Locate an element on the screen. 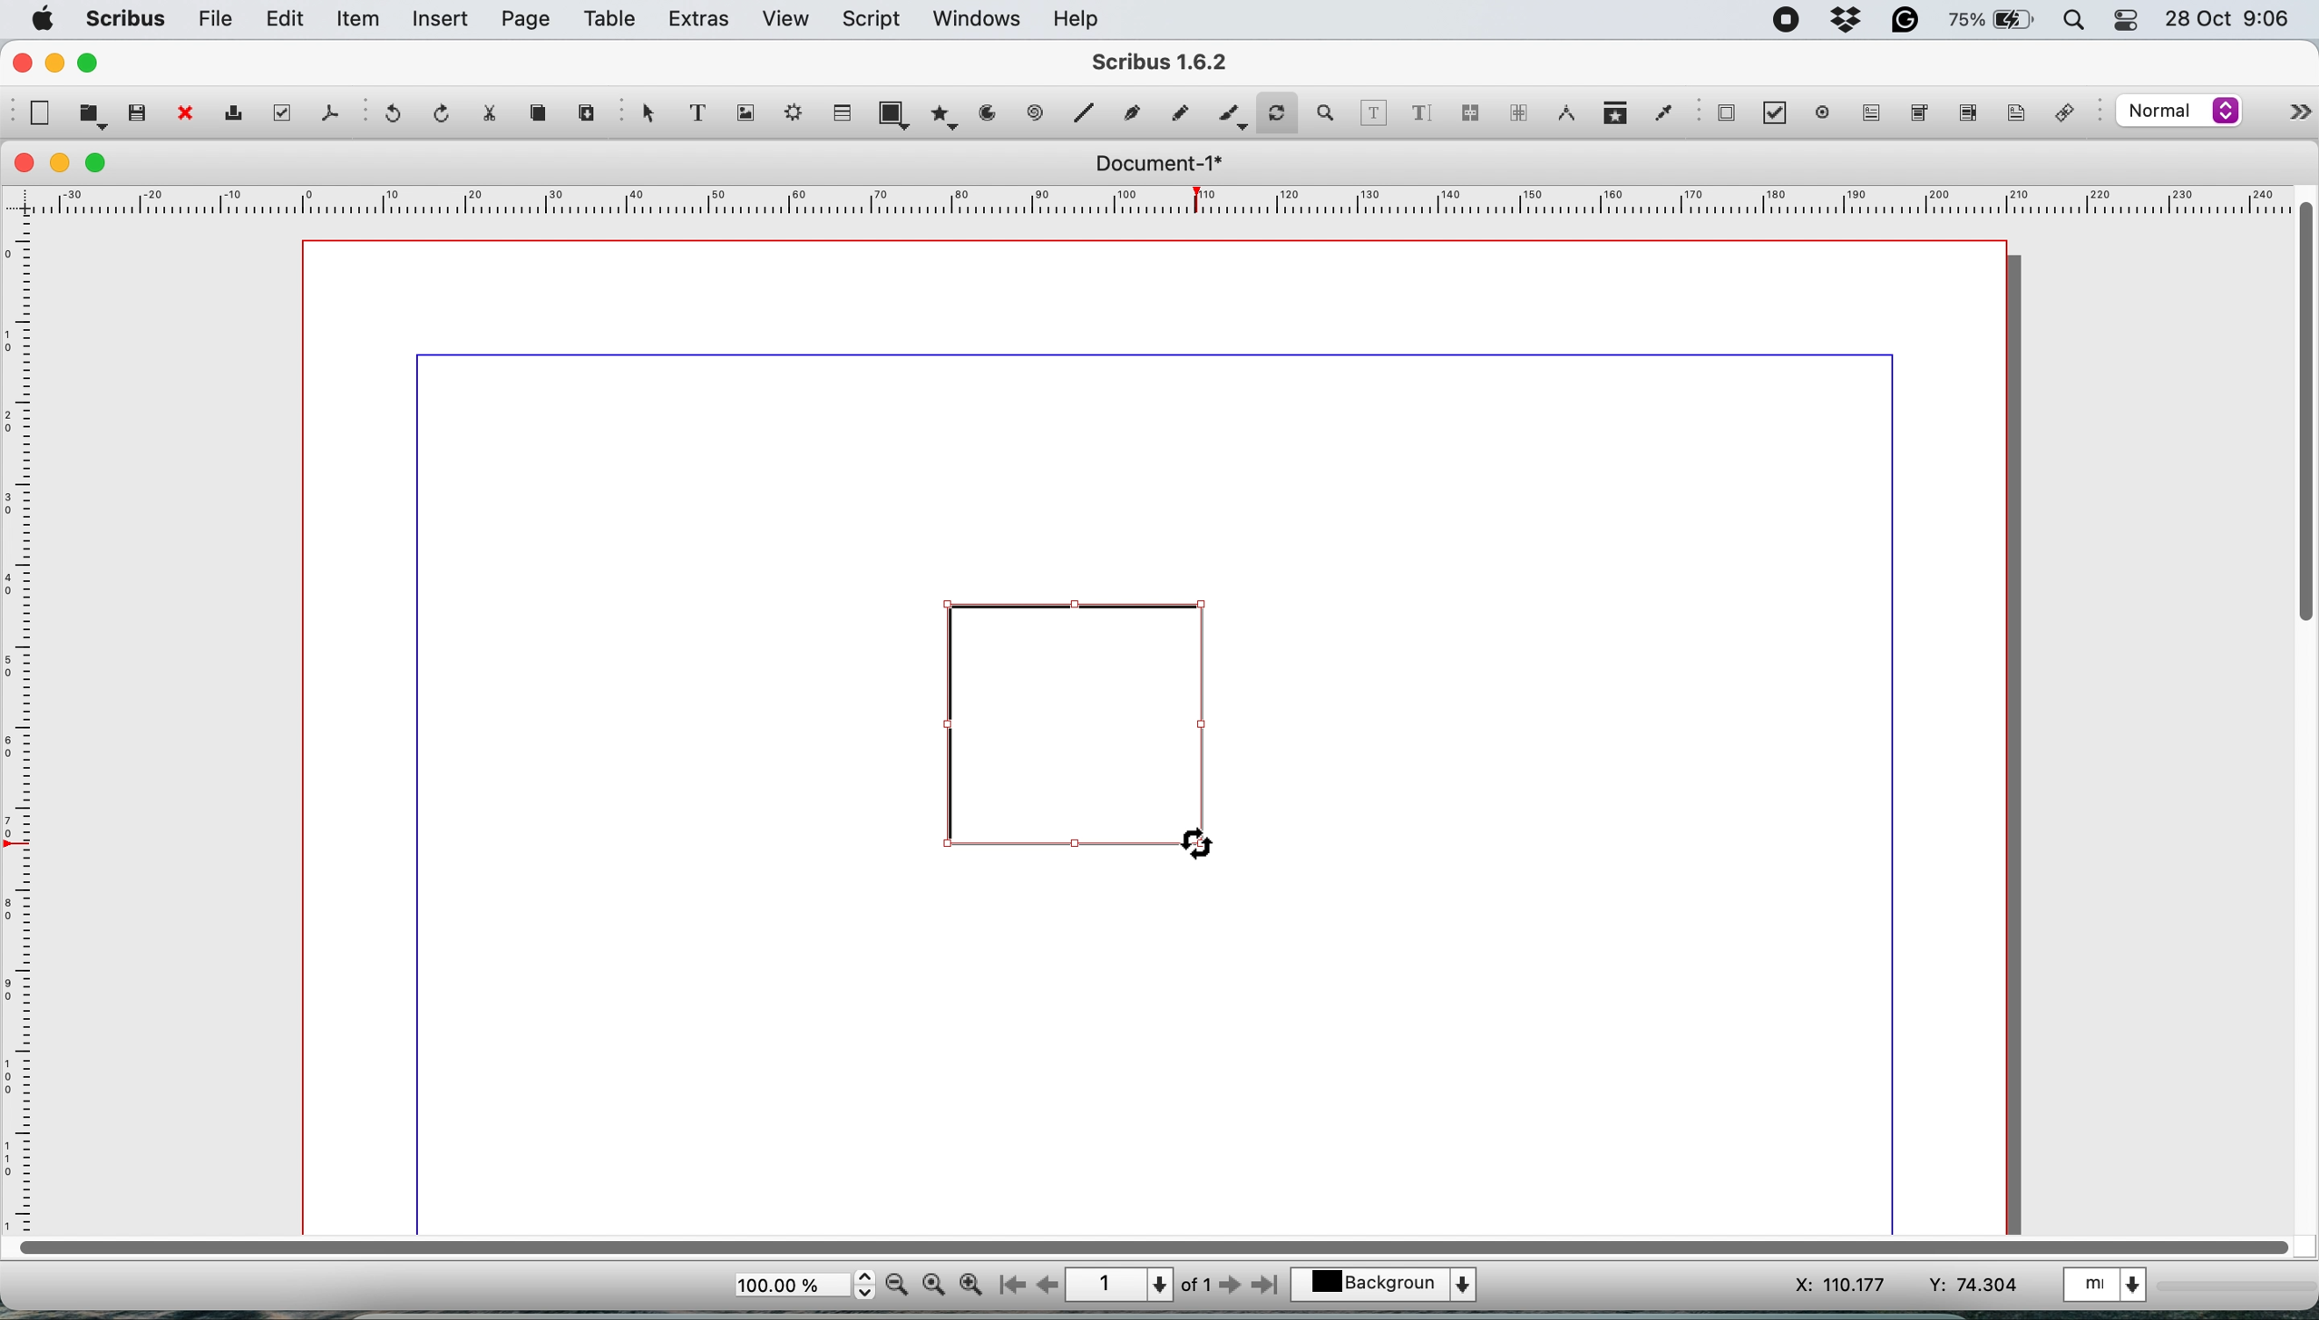  rotate is located at coordinates (1280, 107).